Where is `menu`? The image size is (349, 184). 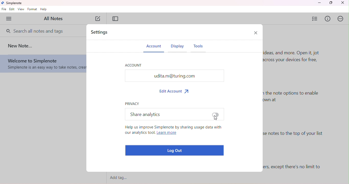 menu is located at coordinates (9, 19).